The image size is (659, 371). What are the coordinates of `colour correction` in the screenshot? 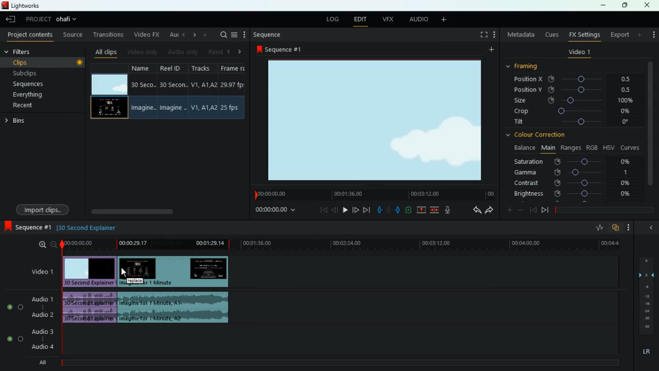 It's located at (540, 134).